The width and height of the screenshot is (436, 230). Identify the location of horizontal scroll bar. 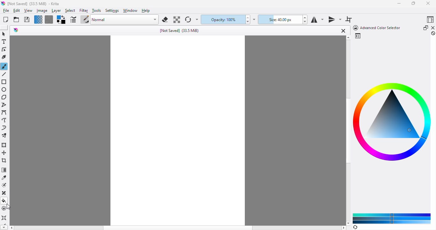
(178, 228).